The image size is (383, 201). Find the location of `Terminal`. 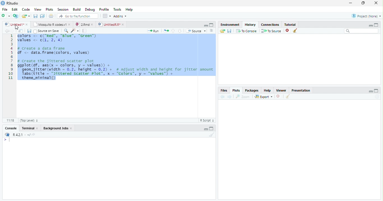

Terminal is located at coordinates (28, 128).